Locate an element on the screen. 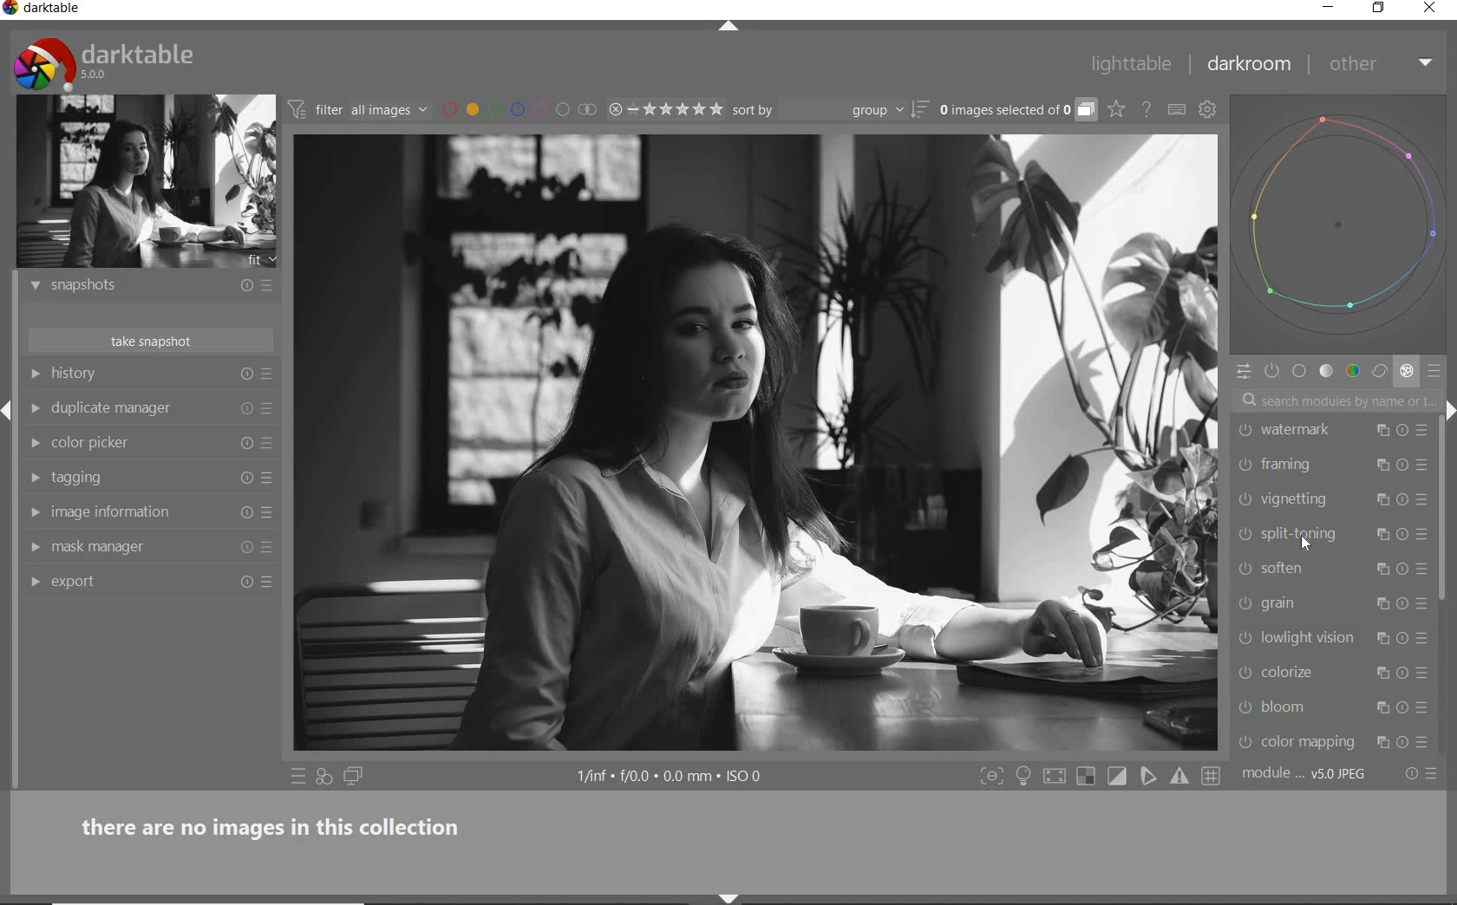  there are no images in this collection is located at coordinates (280, 824).